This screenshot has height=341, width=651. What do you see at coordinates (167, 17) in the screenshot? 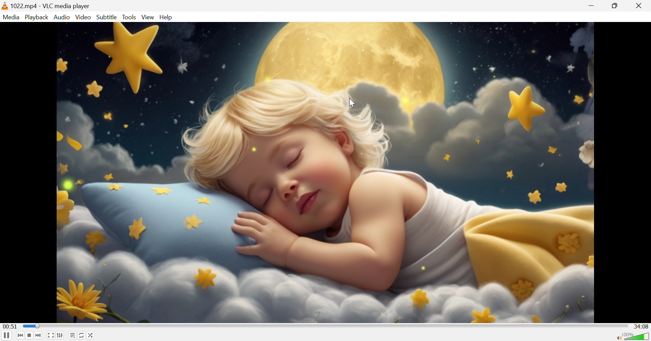
I see `Help` at bounding box center [167, 17].